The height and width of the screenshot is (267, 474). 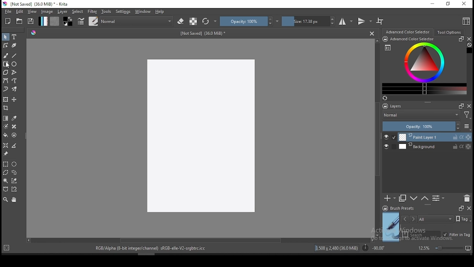 I want to click on help, so click(x=161, y=12).